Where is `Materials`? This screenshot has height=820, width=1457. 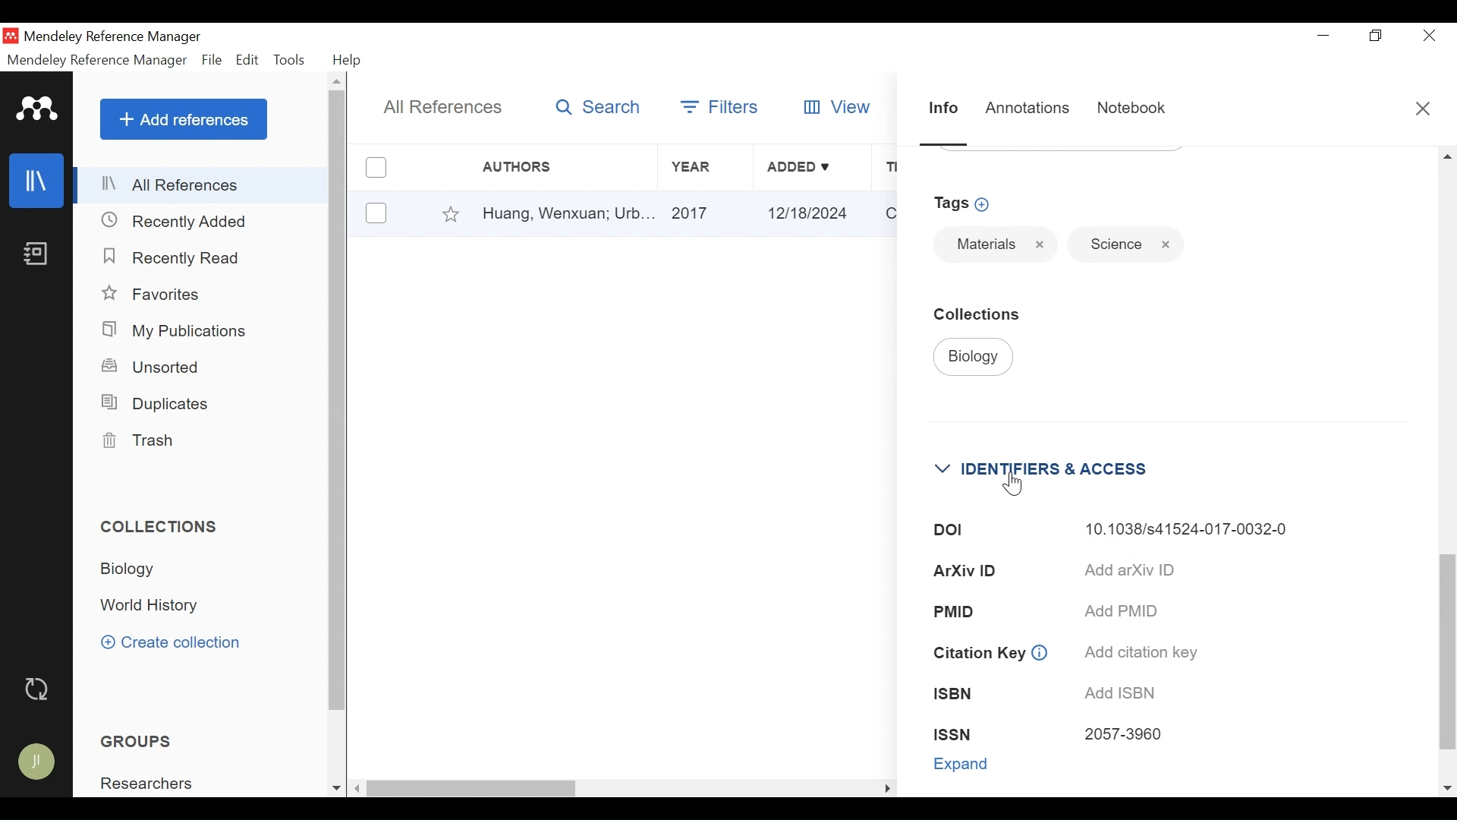 Materials is located at coordinates (983, 244).